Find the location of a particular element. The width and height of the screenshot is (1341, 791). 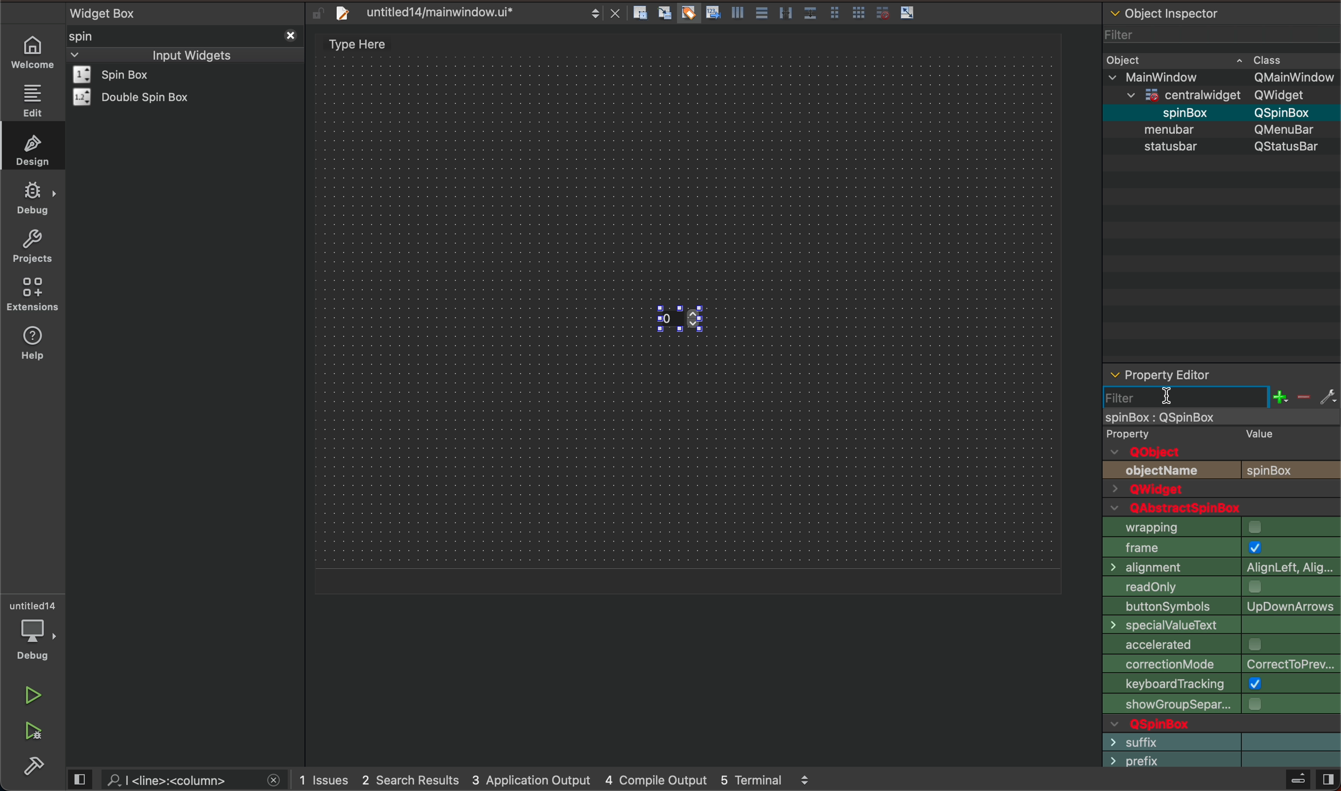

widget box is located at coordinates (188, 12).